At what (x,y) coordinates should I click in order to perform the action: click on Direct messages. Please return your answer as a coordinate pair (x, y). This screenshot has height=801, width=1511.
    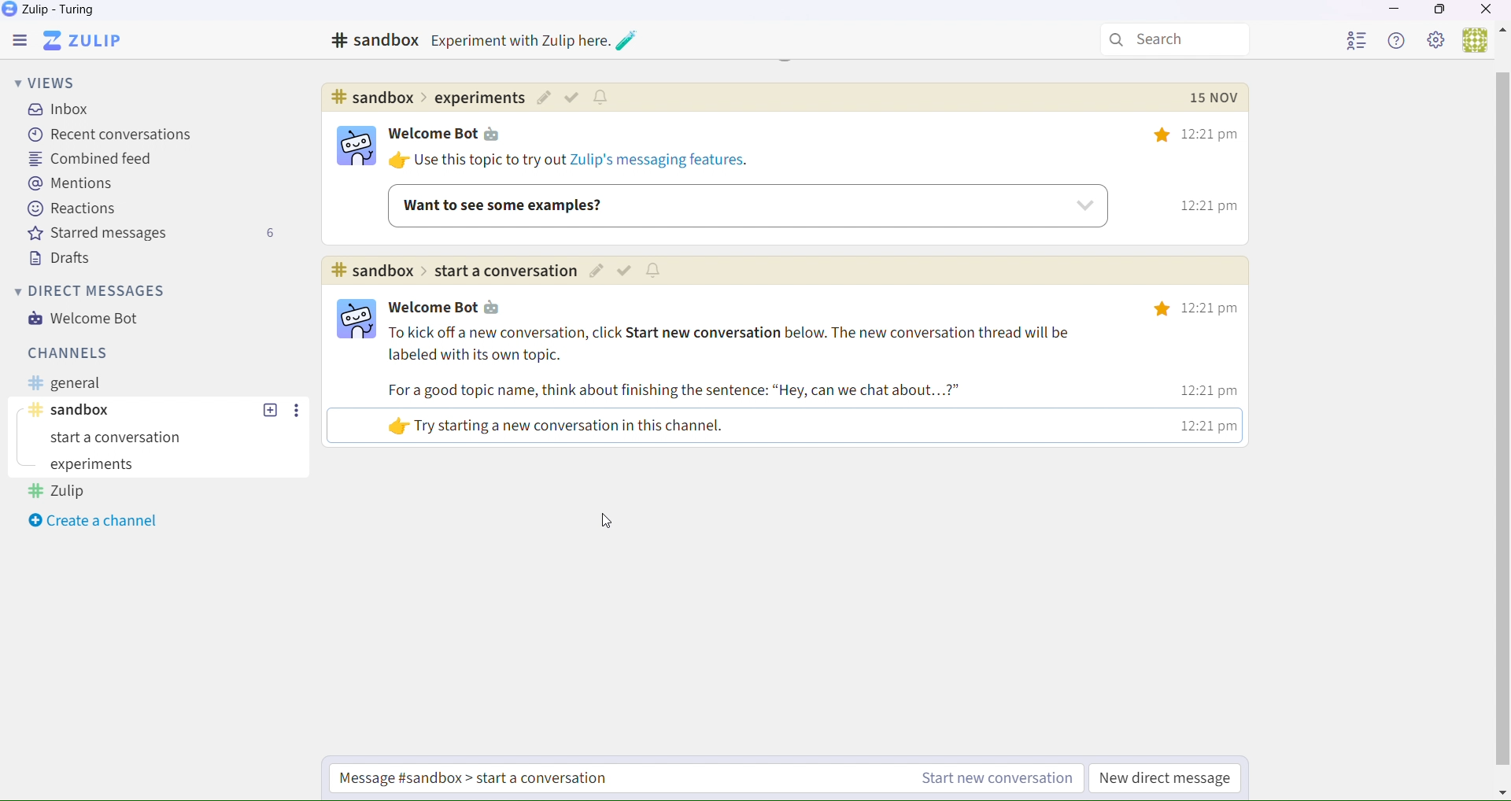
    Looking at the image, I should click on (93, 292).